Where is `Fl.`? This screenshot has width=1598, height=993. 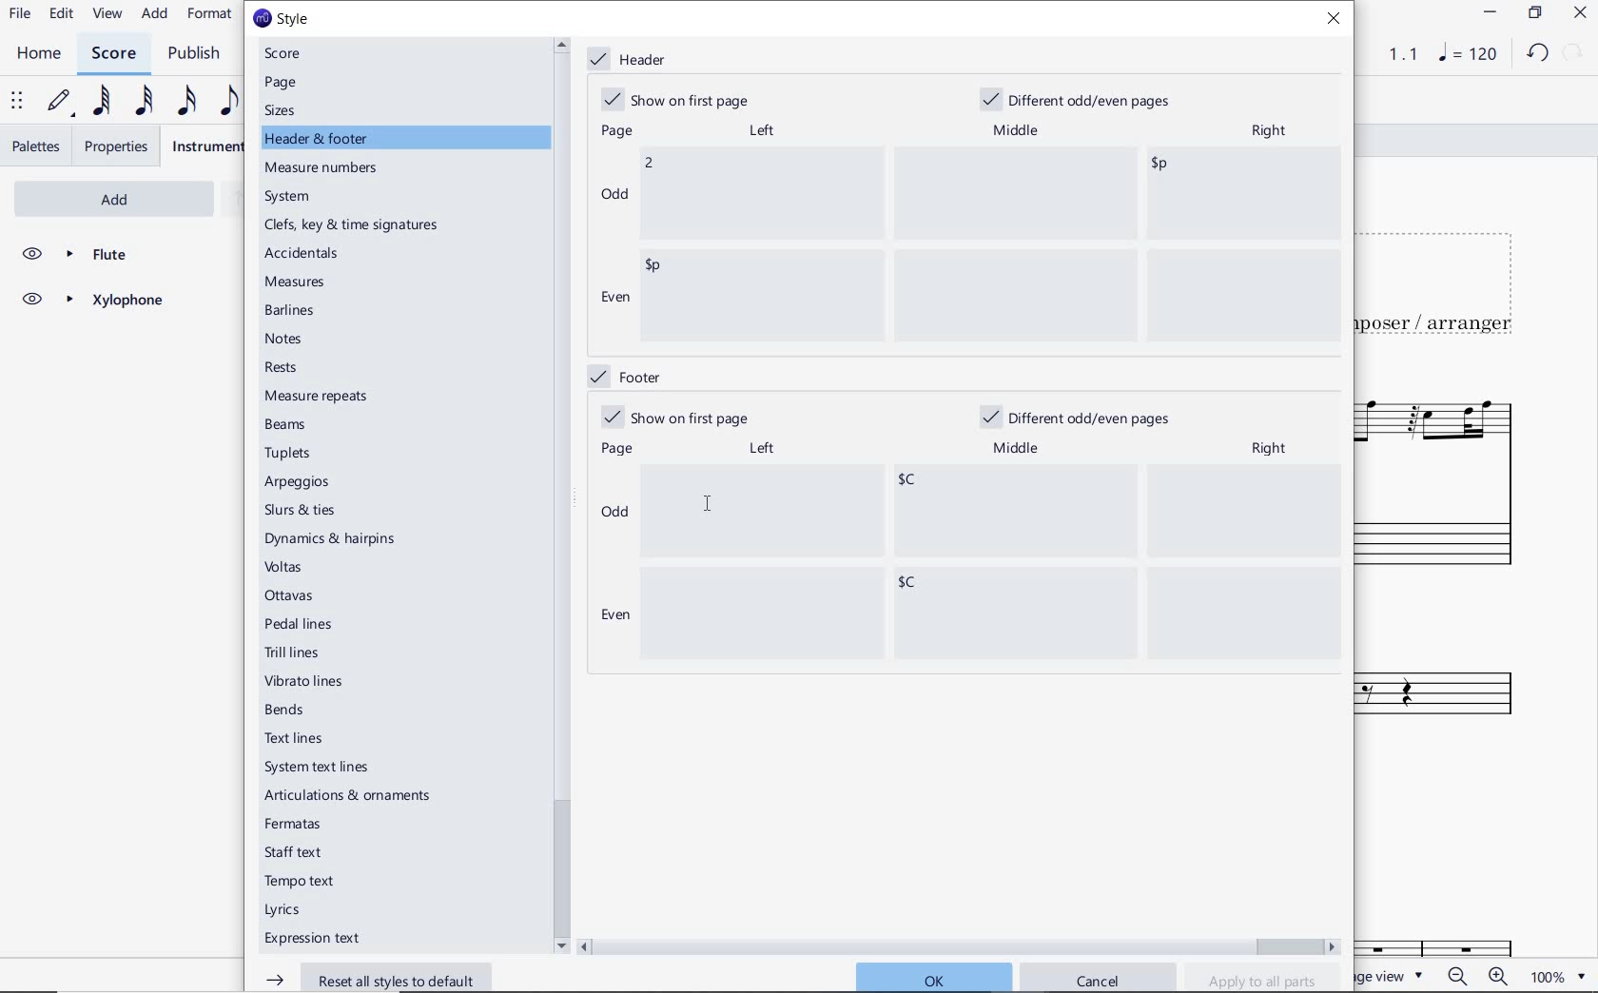
Fl. is located at coordinates (1465, 923).